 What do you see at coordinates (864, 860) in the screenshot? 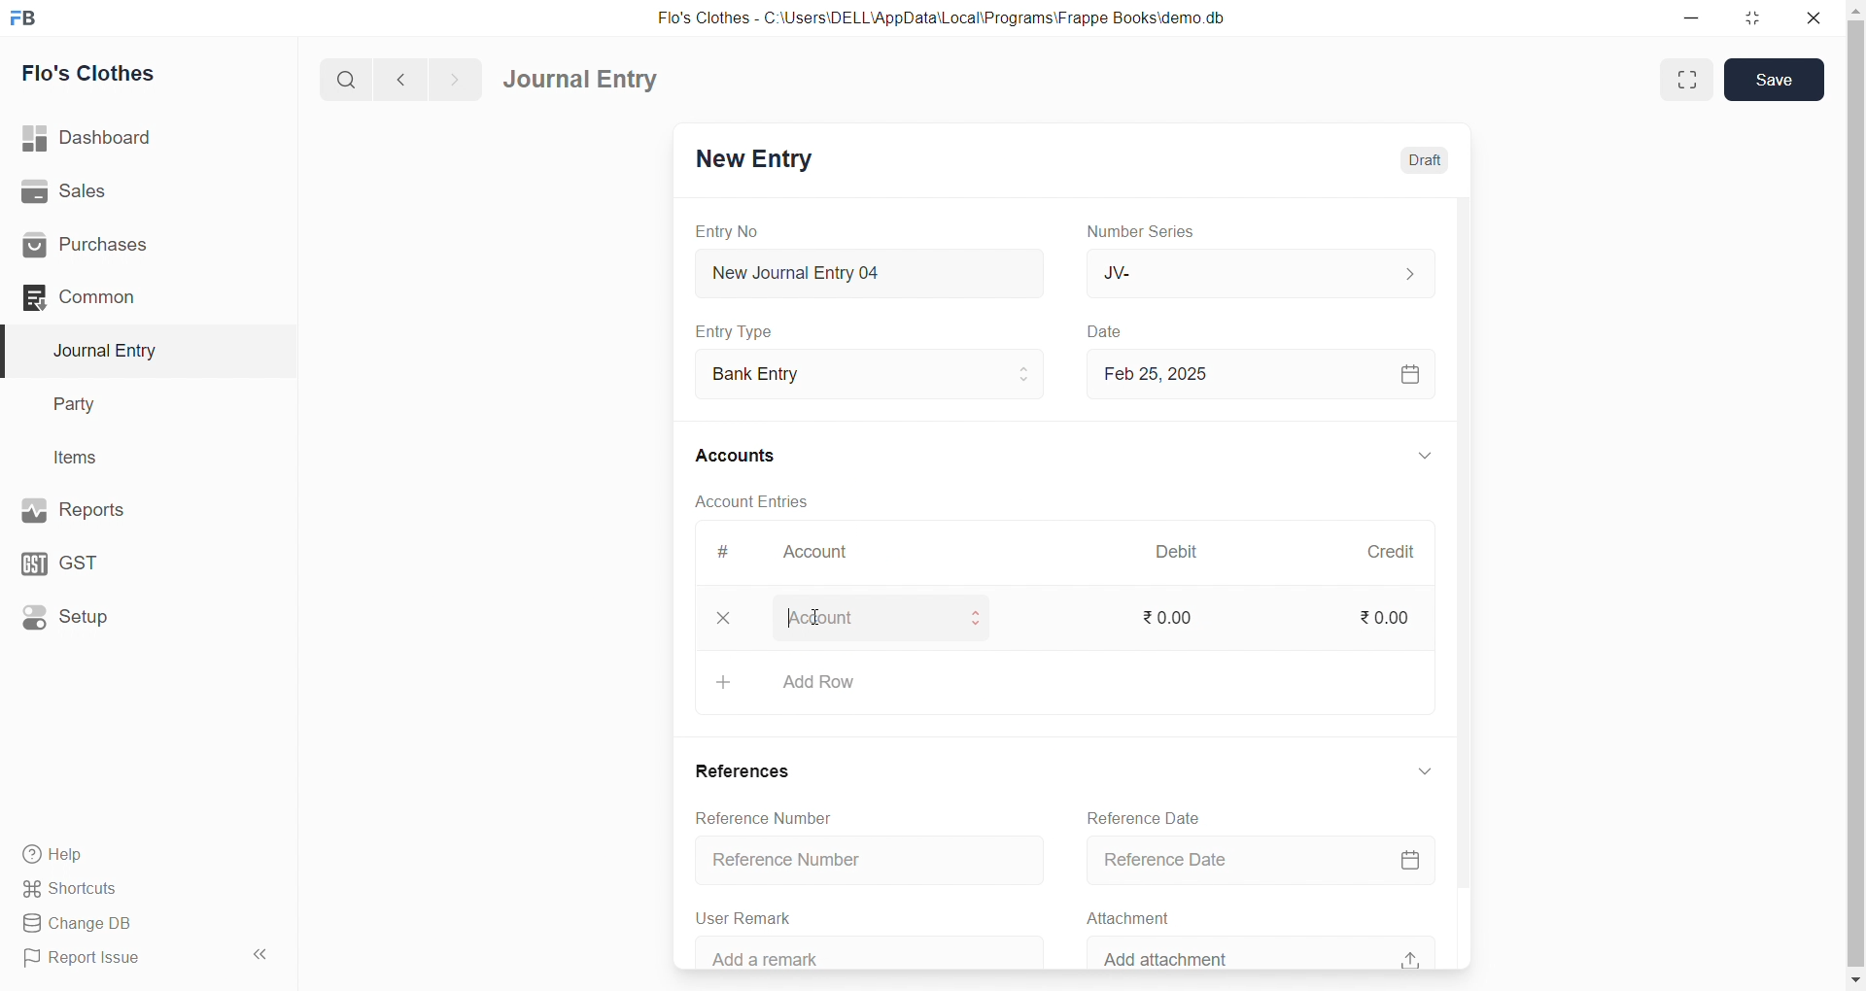
I see `Reference Number` at bounding box center [864, 860].